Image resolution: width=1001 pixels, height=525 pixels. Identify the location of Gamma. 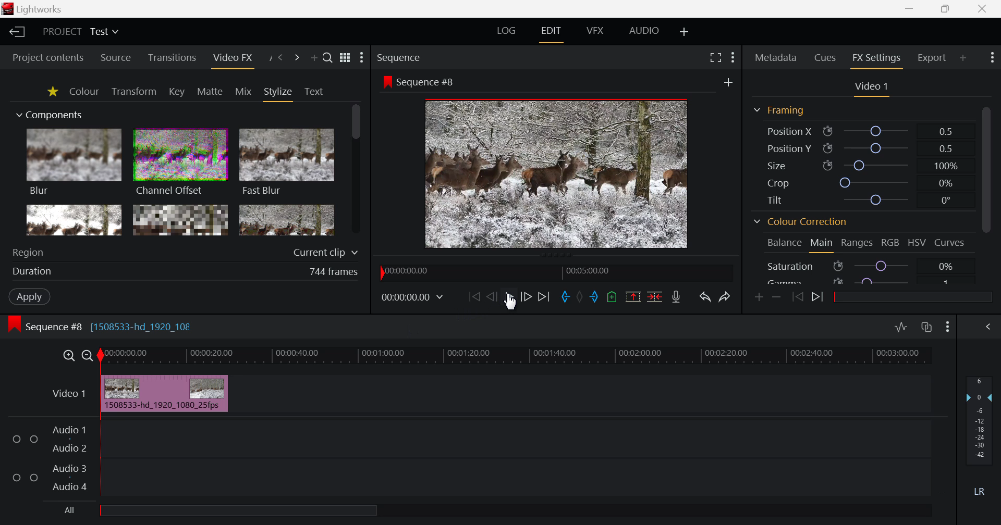
(867, 280).